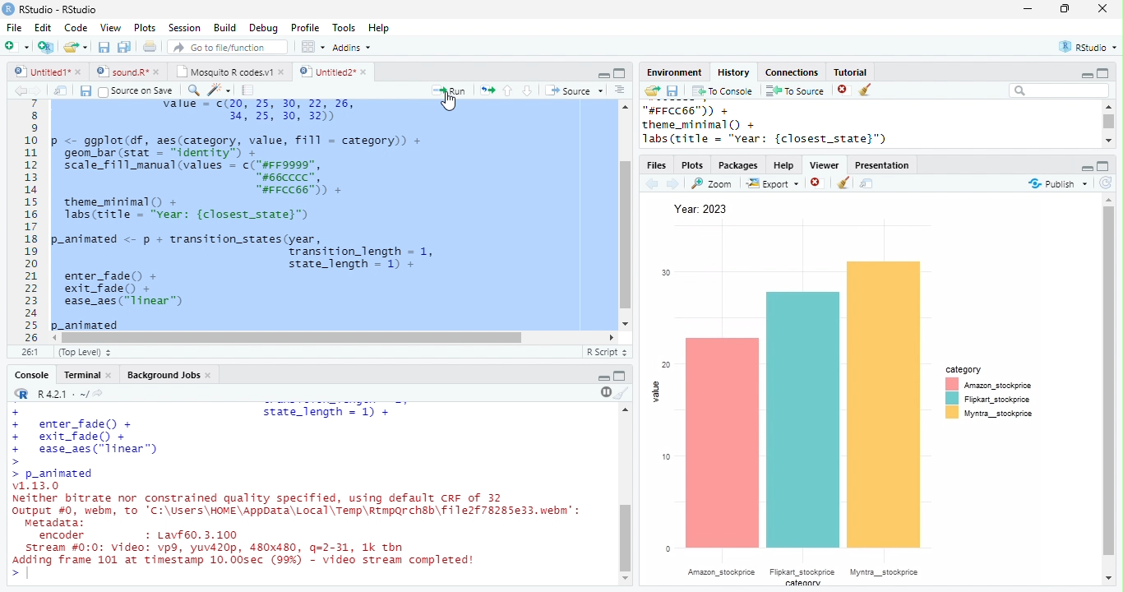  I want to click on "#FFCC66™)) +
theme_minimal () +
Jabs(title = "vear: {closest_state}"), so click(779, 125).